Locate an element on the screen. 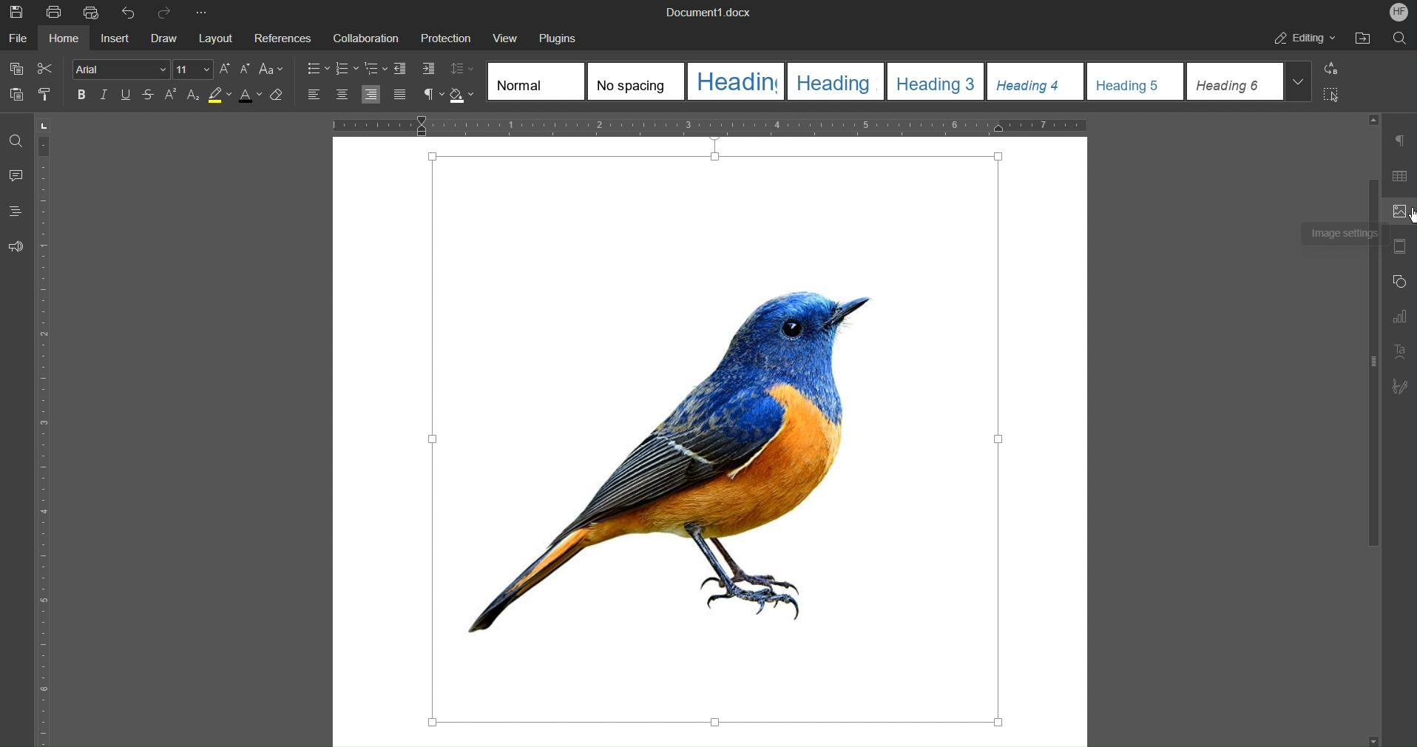  Increase Indent is located at coordinates (423, 69).